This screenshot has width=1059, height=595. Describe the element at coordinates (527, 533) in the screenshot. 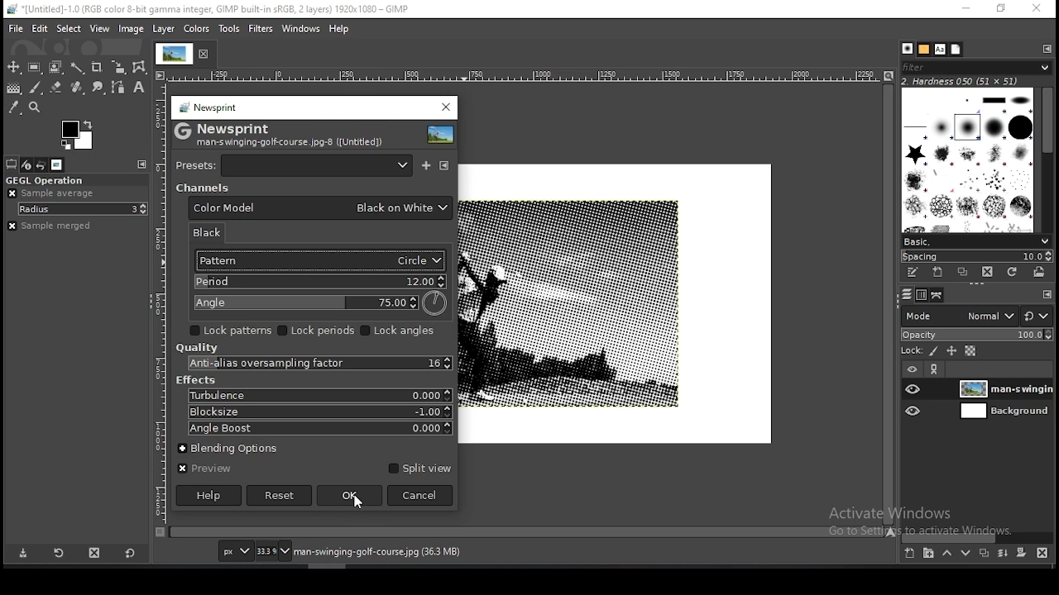

I see `scroll bar` at that location.